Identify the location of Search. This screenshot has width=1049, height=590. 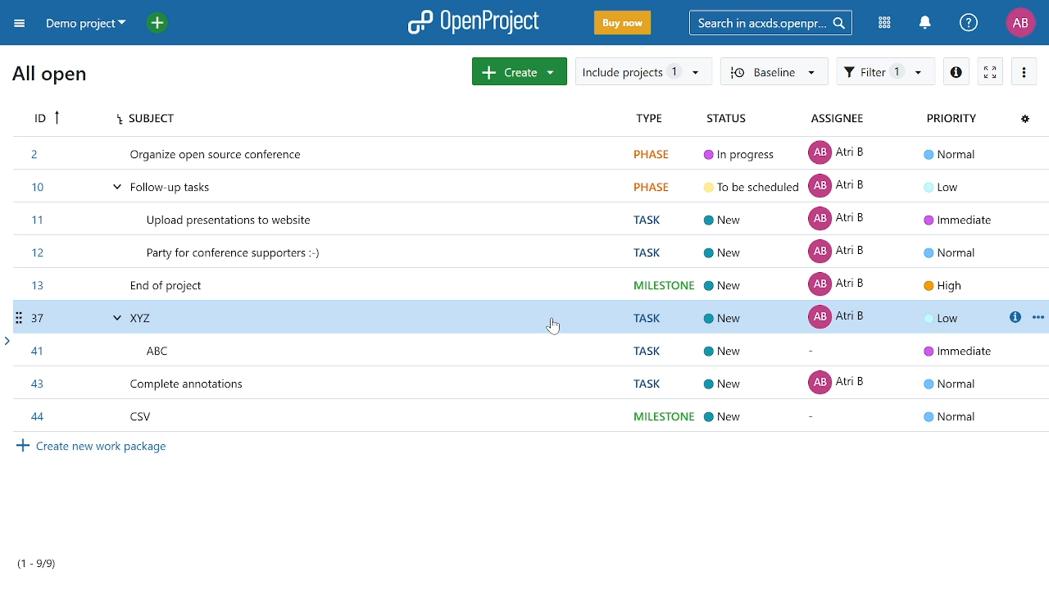
(770, 22).